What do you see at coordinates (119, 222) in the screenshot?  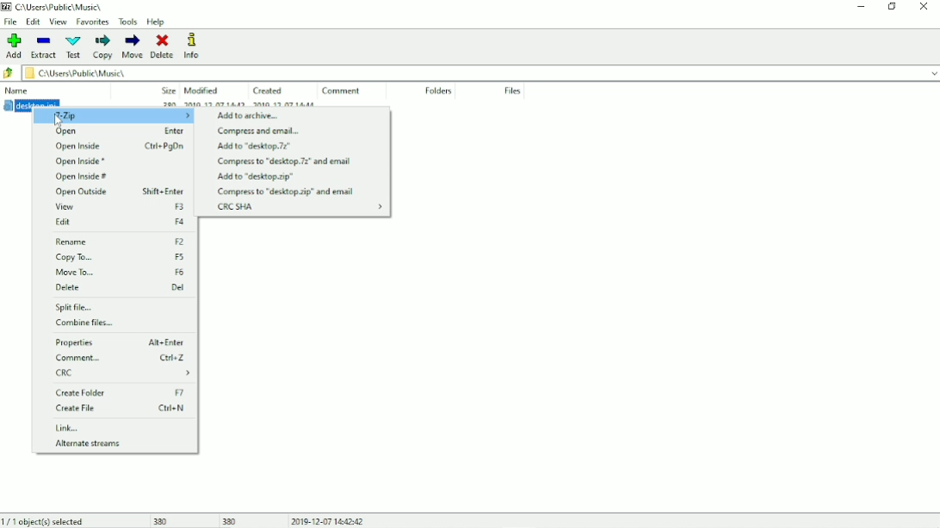 I see `Edit` at bounding box center [119, 222].